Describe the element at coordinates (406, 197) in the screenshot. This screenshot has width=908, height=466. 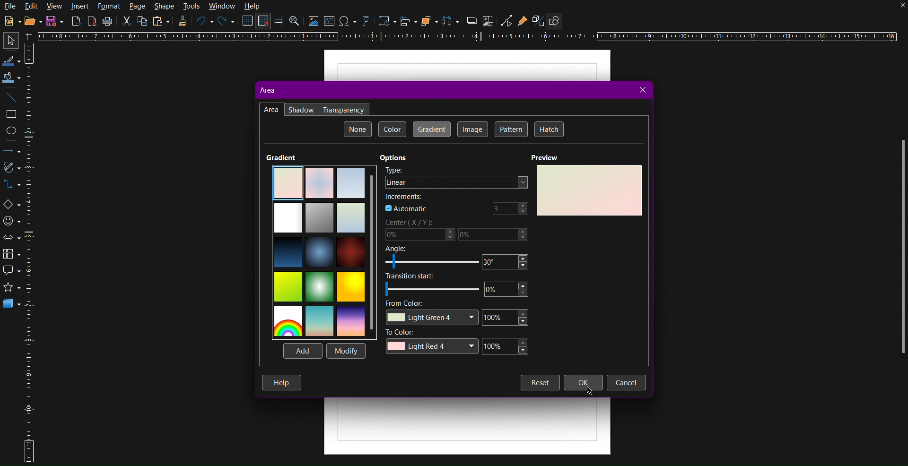
I see `Increments` at that location.